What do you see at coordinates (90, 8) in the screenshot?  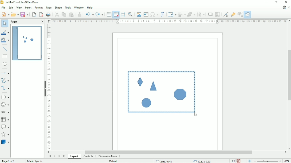 I see `Help` at bounding box center [90, 8].